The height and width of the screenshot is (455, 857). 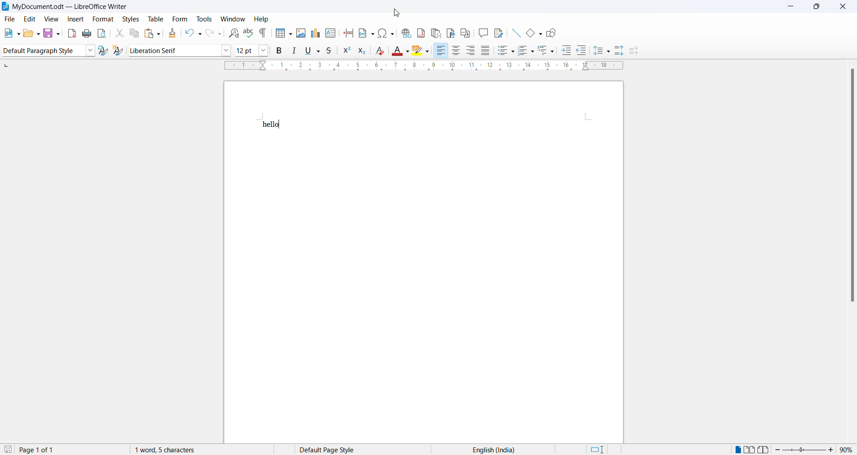 I want to click on Redo, so click(x=212, y=33).